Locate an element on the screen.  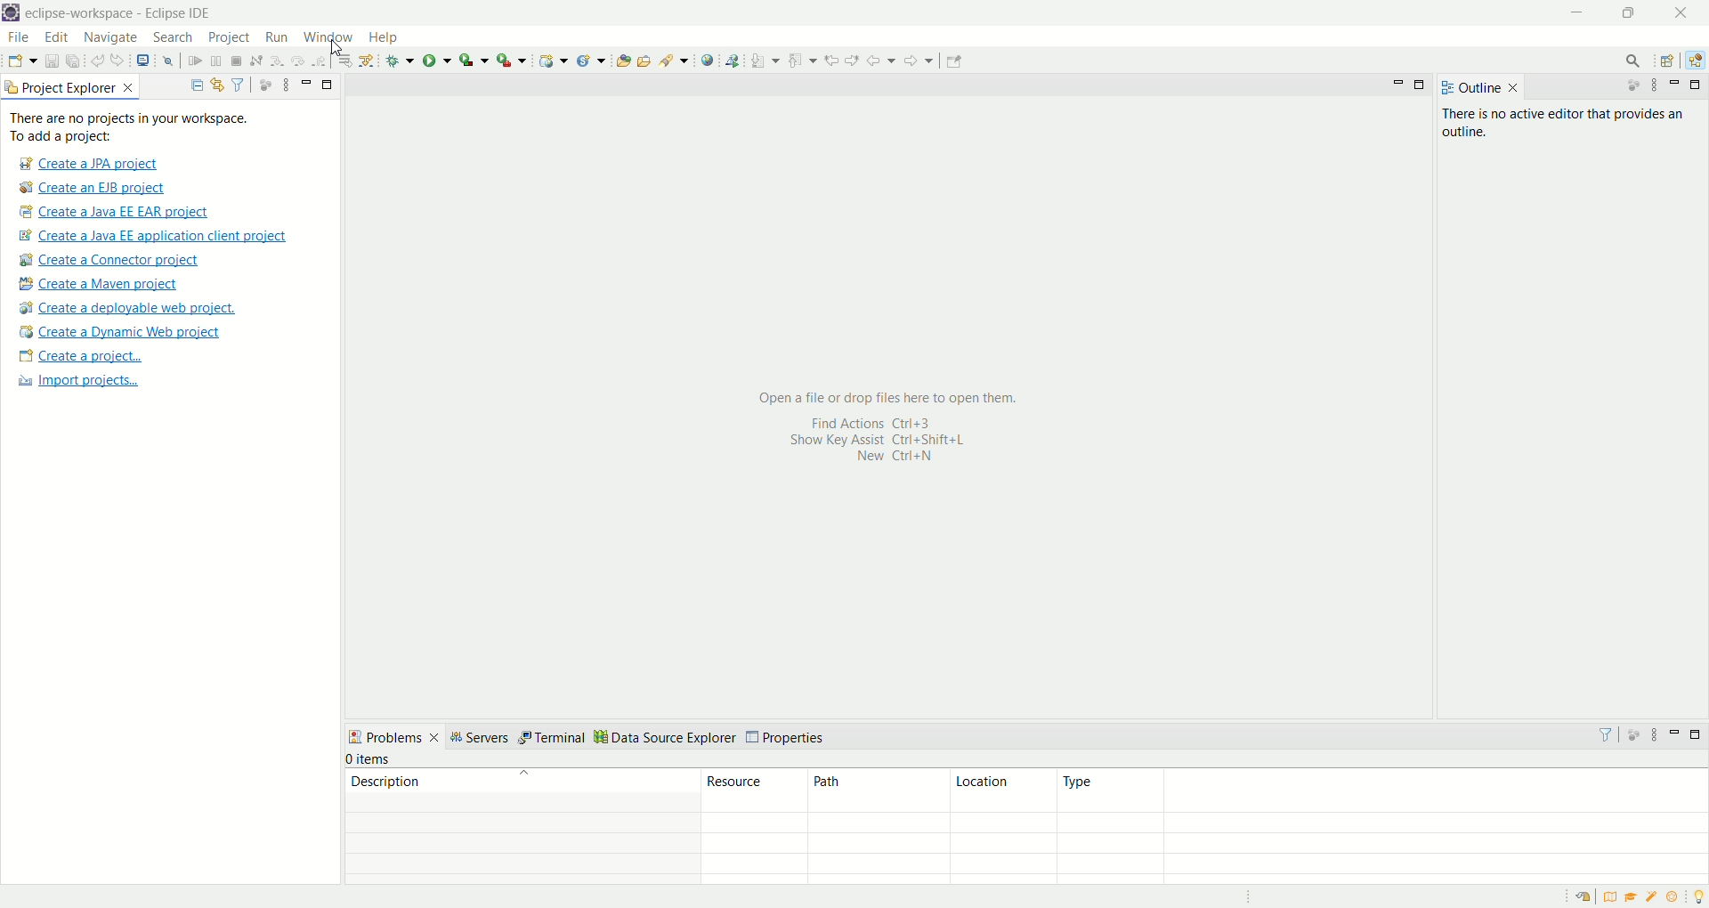
items is located at coordinates (373, 760).